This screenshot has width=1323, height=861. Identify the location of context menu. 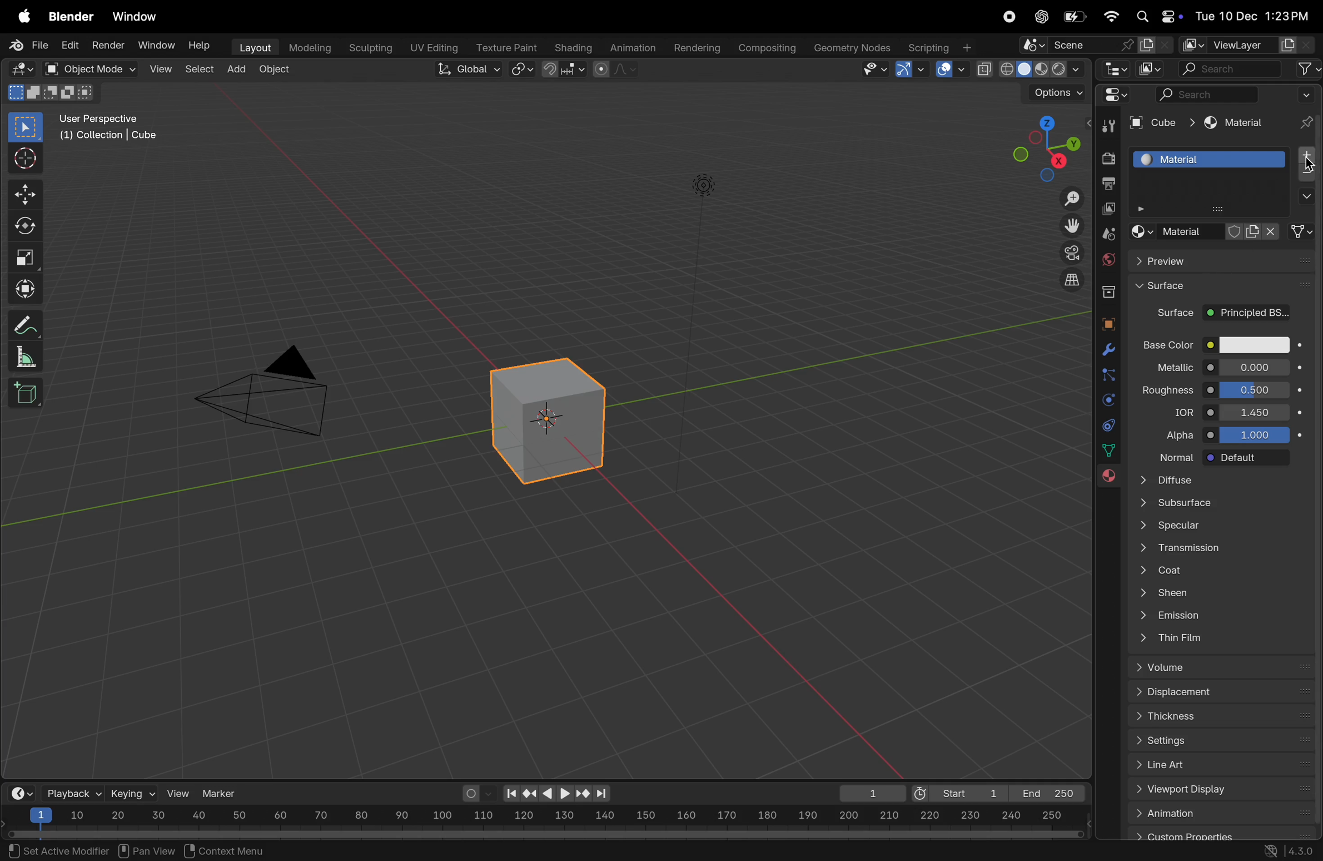
(231, 849).